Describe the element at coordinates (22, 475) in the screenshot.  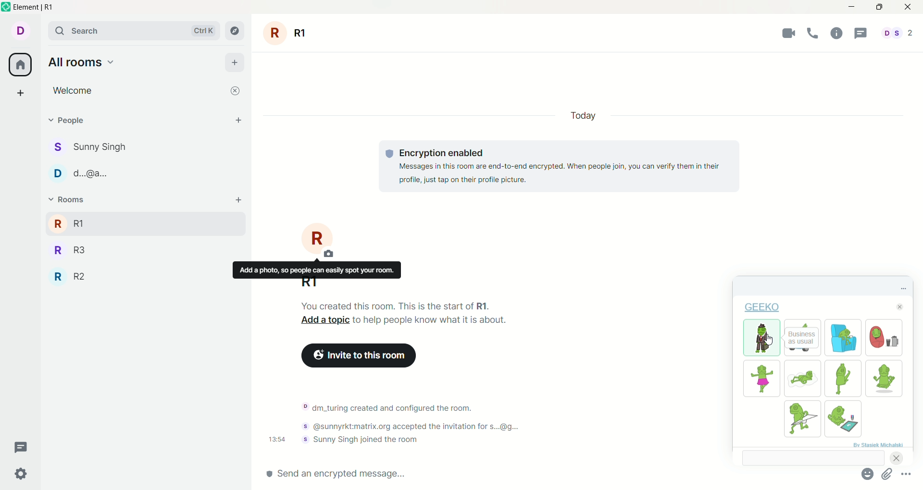
I see `settings` at that location.